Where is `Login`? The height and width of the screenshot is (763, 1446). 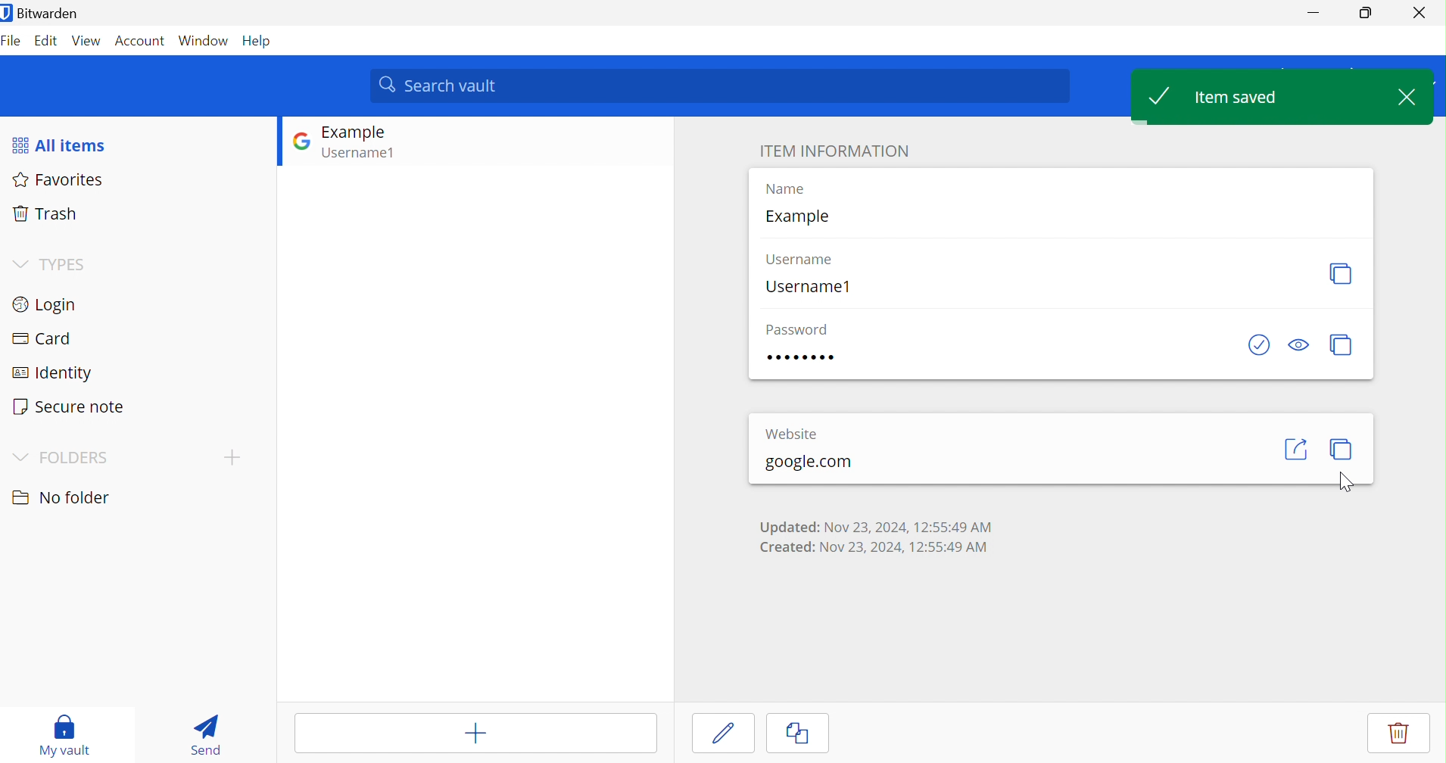
Login is located at coordinates (45, 304).